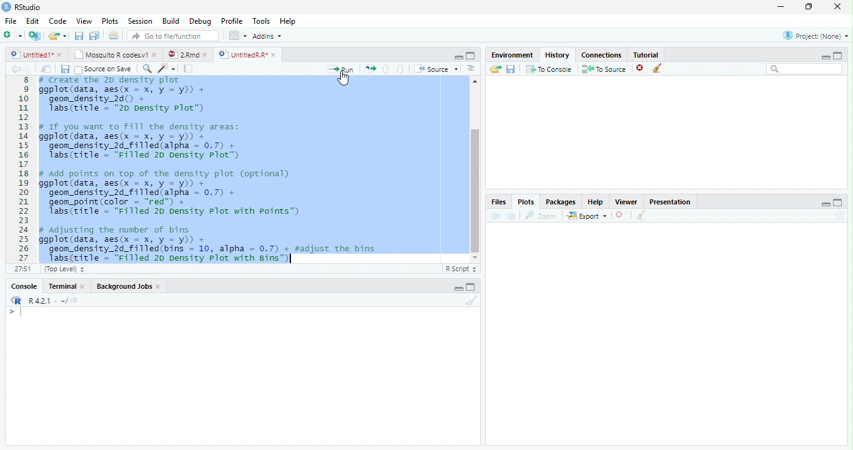 Image resolution: width=853 pixels, height=450 pixels. Describe the element at coordinates (32, 70) in the screenshot. I see `next` at that location.